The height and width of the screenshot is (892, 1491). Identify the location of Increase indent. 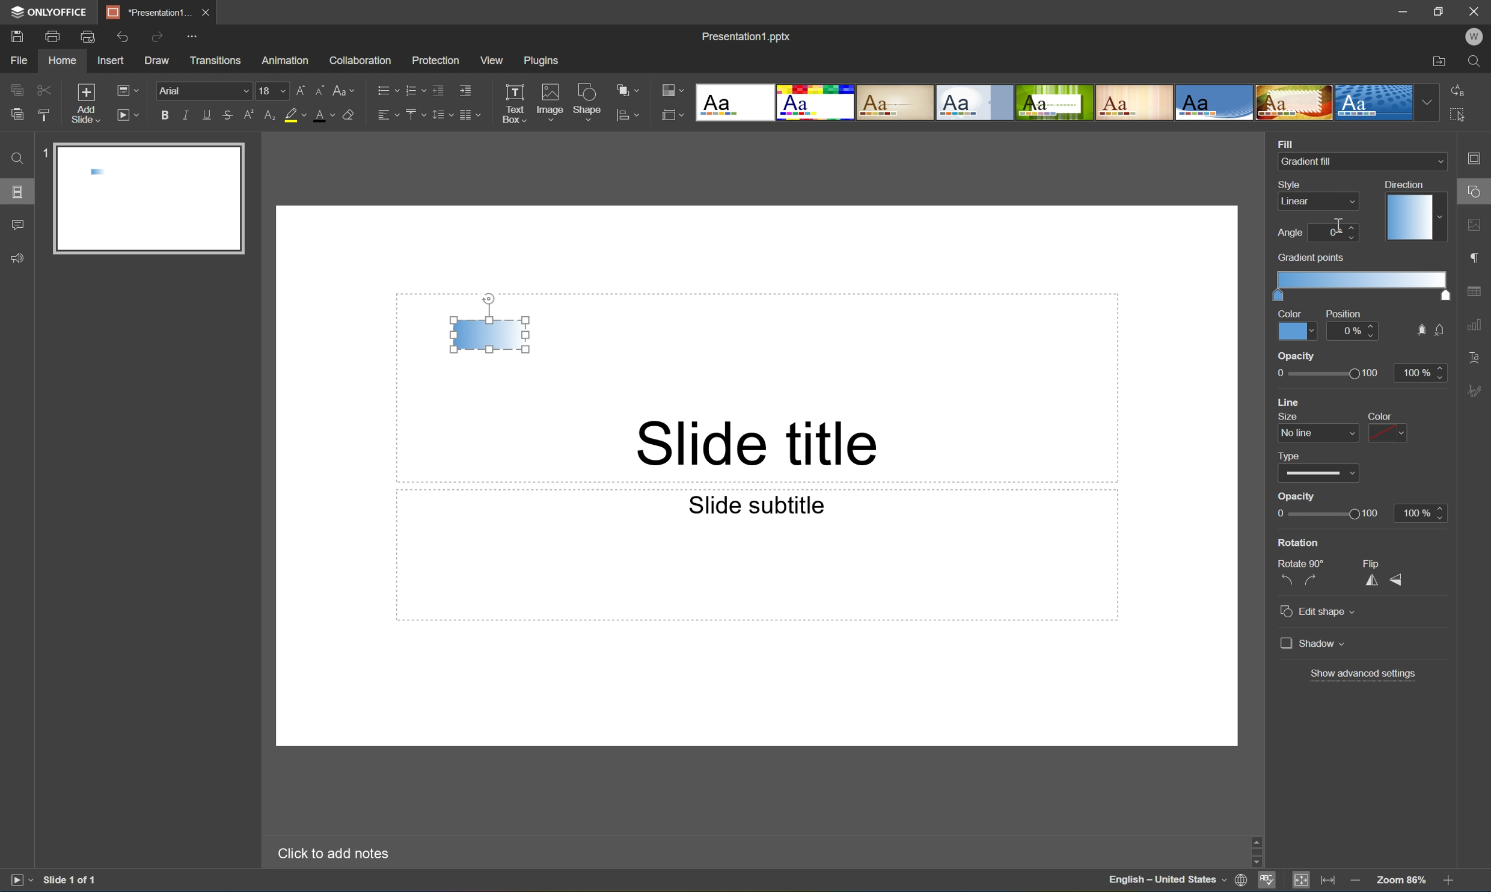
(464, 89).